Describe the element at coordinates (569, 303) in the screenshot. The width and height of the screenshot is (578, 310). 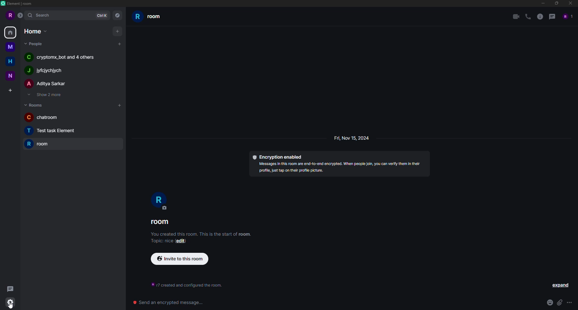
I see `more` at that location.